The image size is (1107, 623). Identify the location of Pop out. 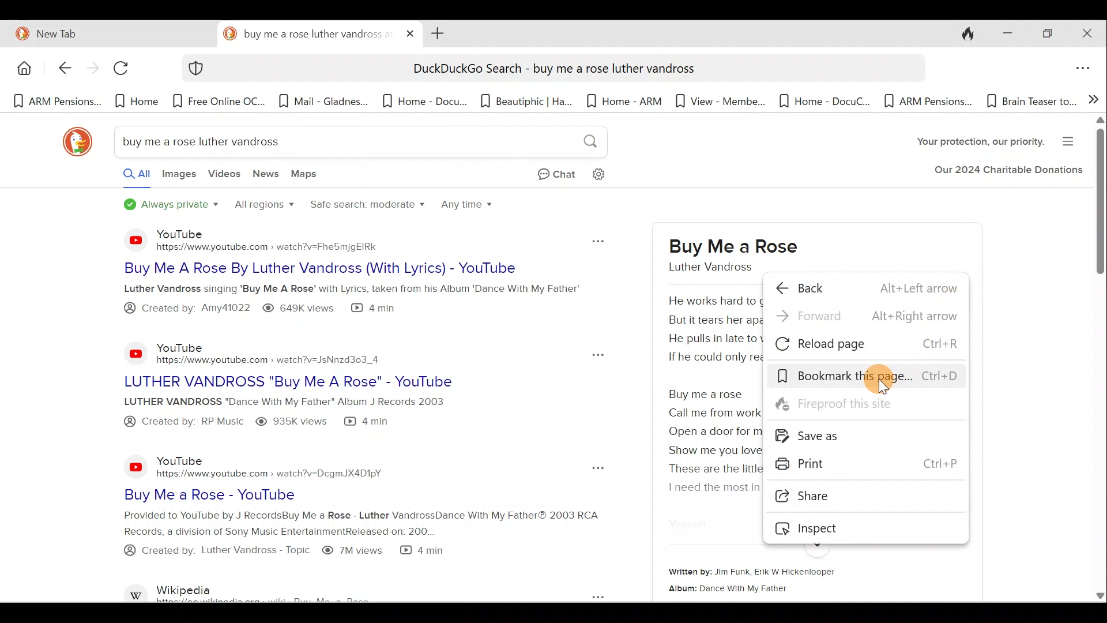
(595, 239).